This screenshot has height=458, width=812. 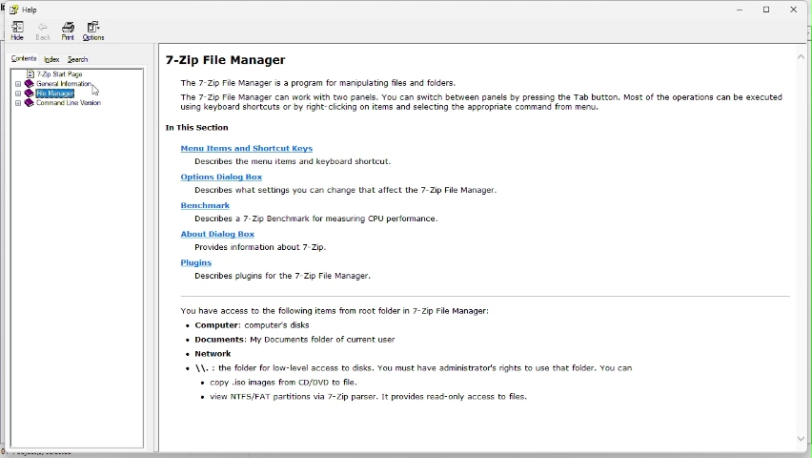 What do you see at coordinates (741, 8) in the screenshot?
I see `Minimize` at bounding box center [741, 8].